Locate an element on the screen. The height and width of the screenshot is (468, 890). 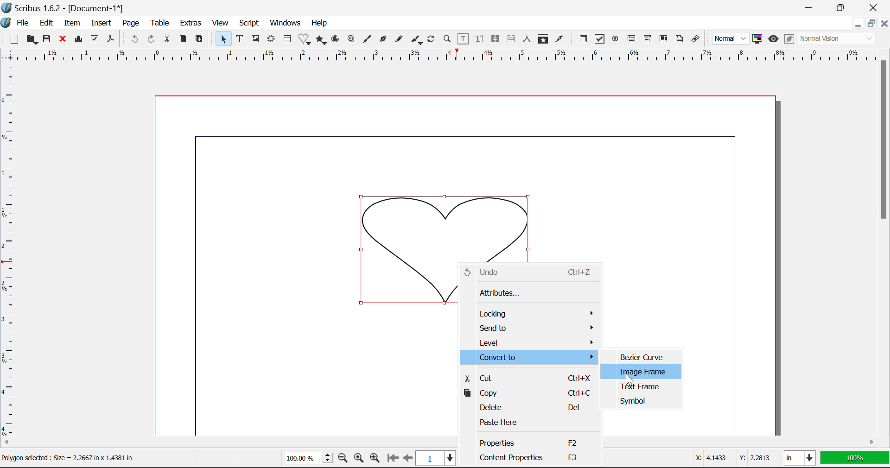
Insert is located at coordinates (100, 23).